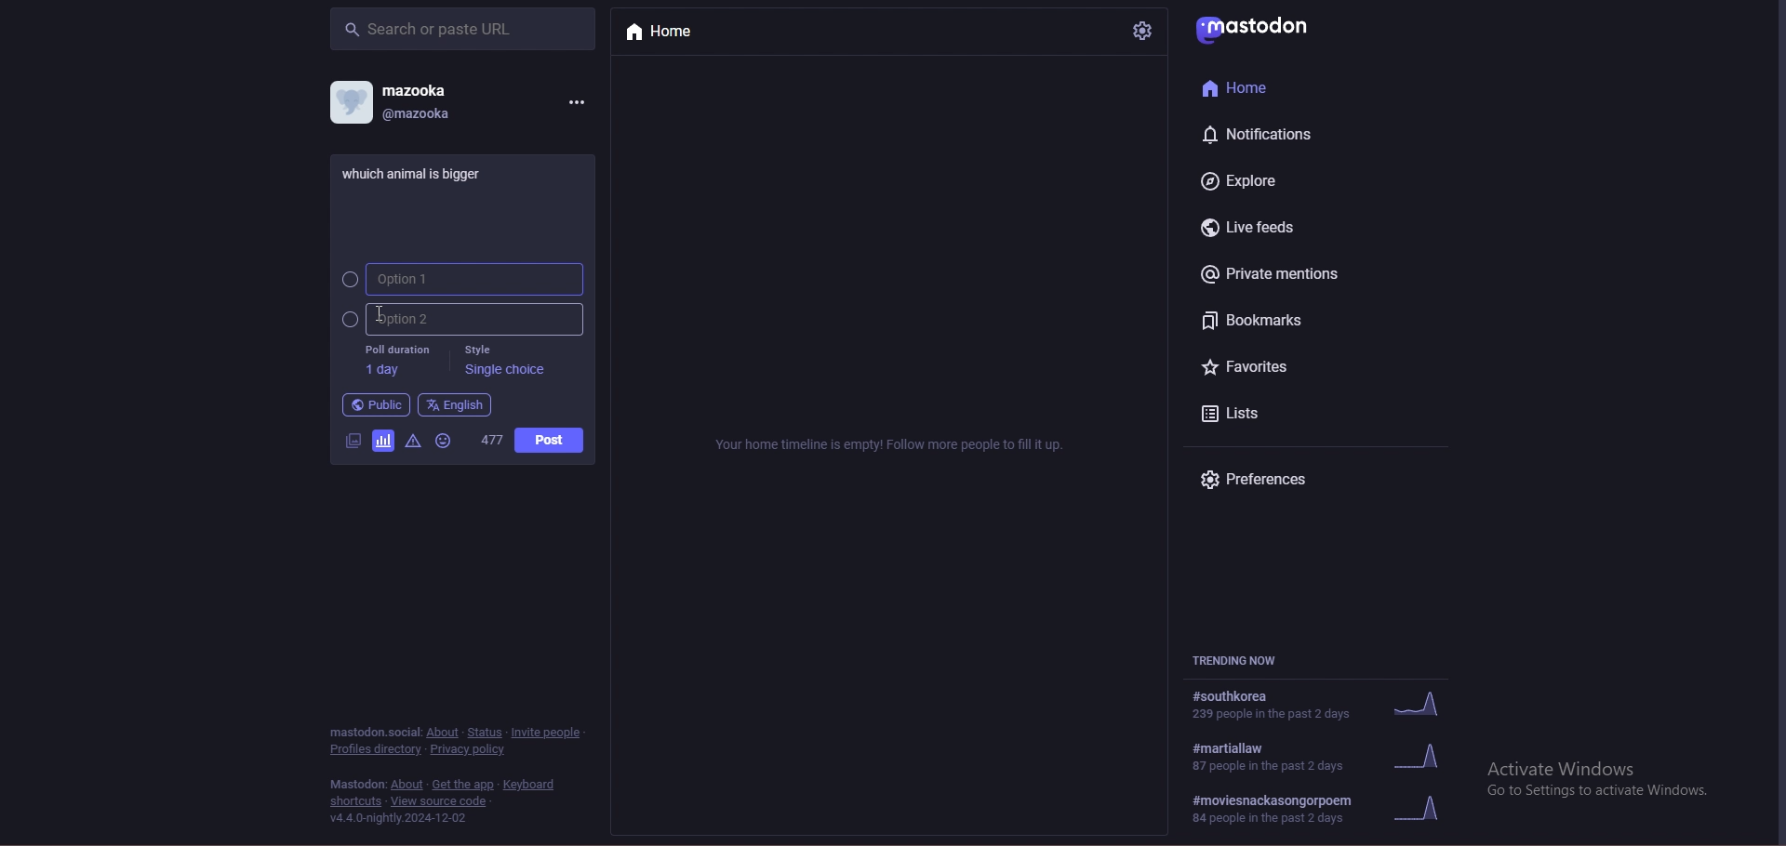 Image resolution: width=1786 pixels, height=846 pixels. What do you see at coordinates (549, 731) in the screenshot?
I see `invite people` at bounding box center [549, 731].